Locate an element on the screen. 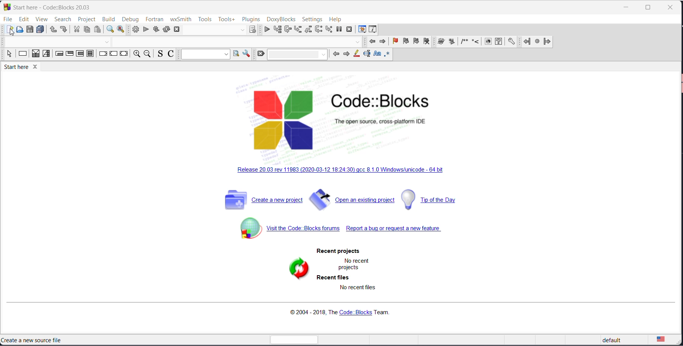 The width and height of the screenshot is (683, 346). step into instruction is located at coordinates (329, 30).